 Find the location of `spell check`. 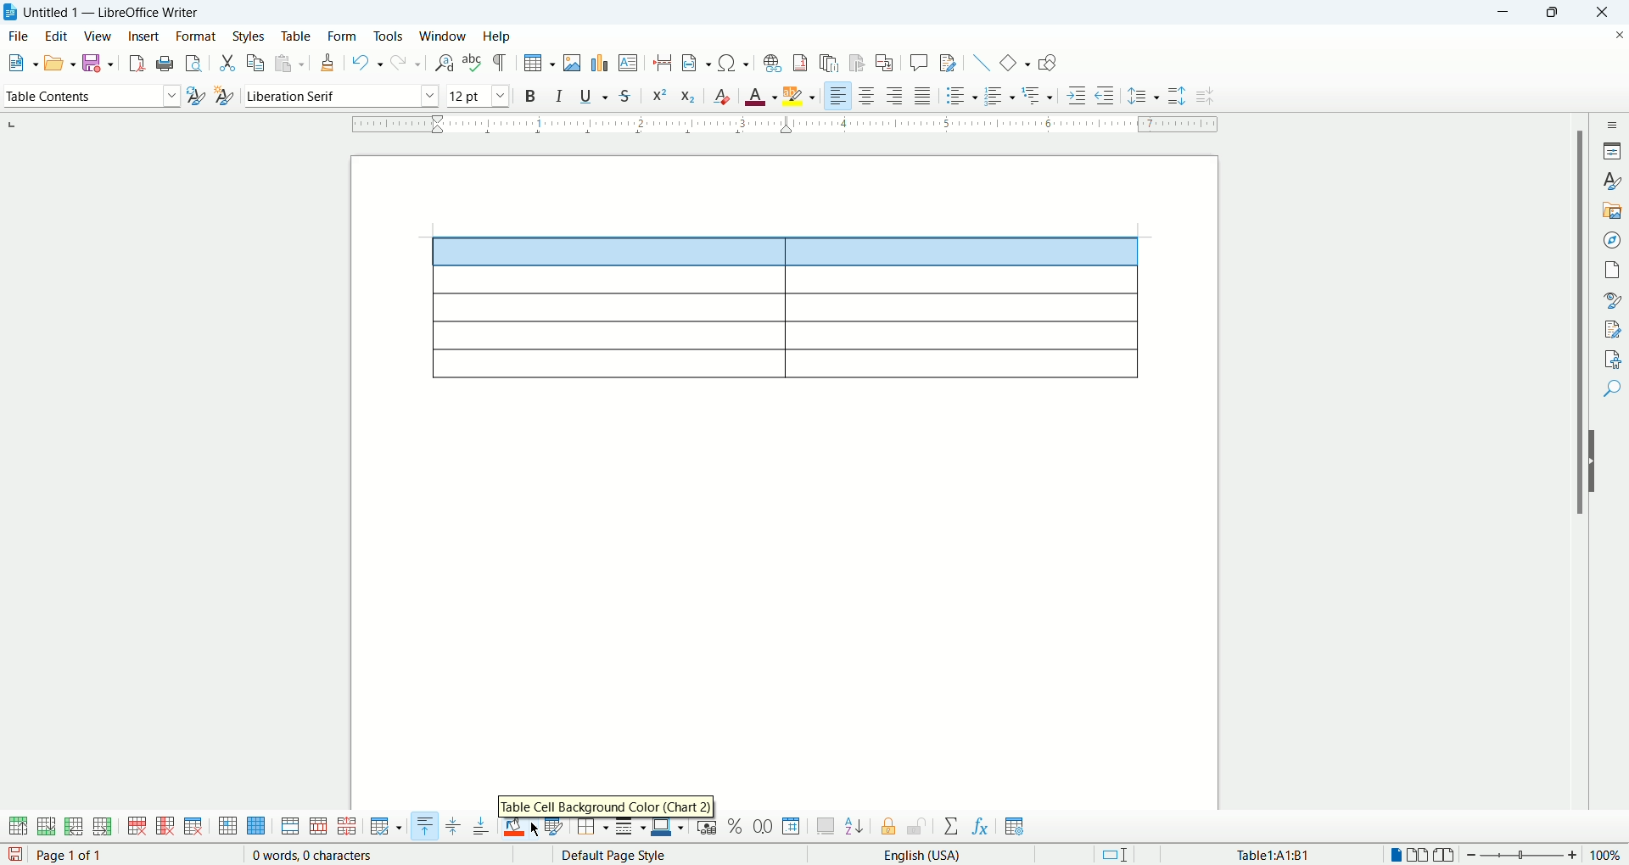

spell check is located at coordinates (473, 62).